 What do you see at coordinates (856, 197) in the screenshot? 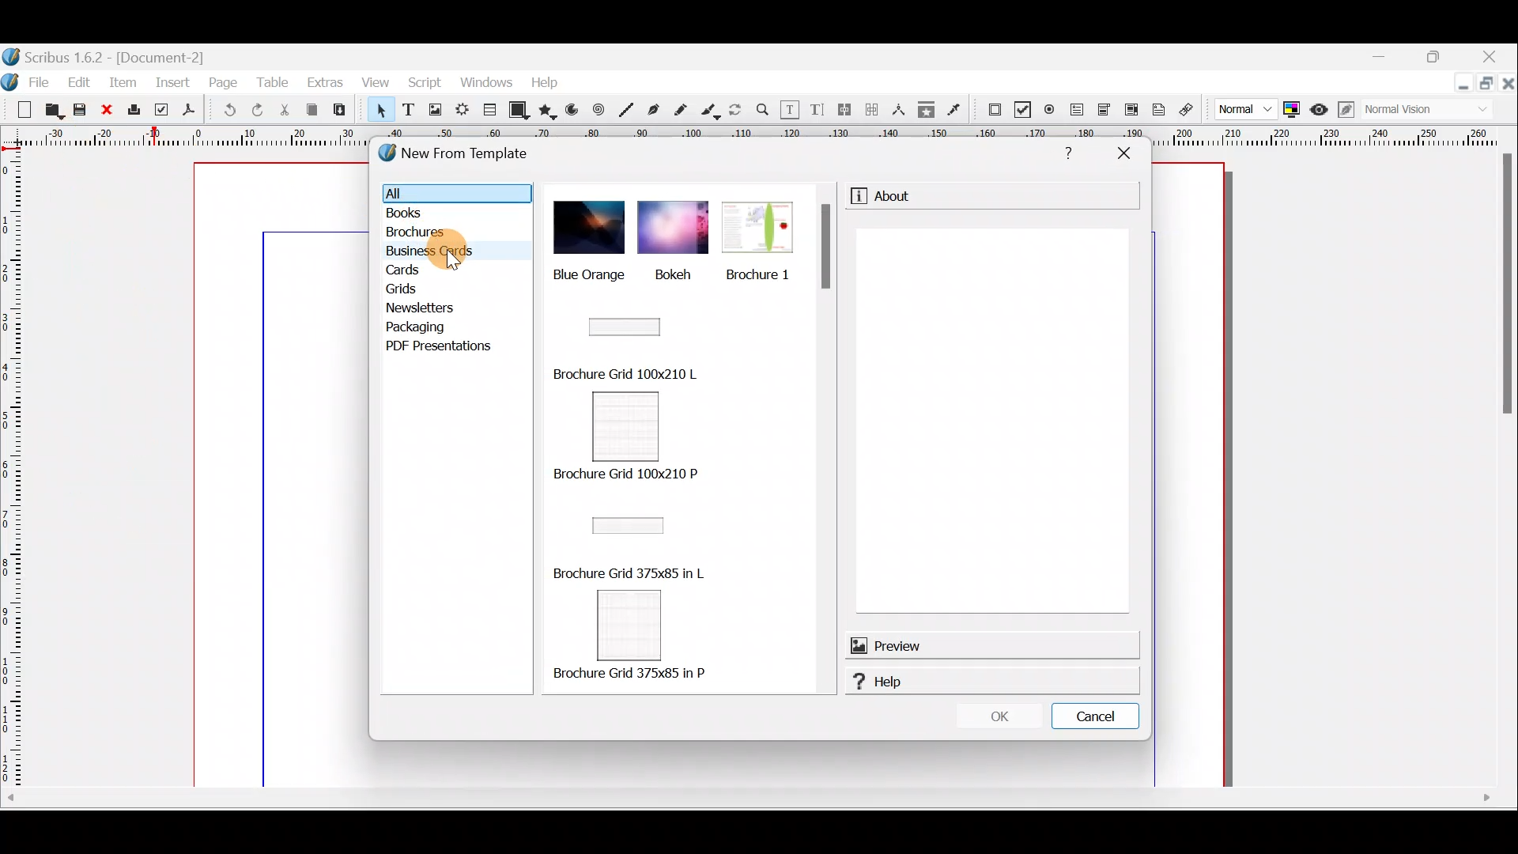
I see `information` at bounding box center [856, 197].